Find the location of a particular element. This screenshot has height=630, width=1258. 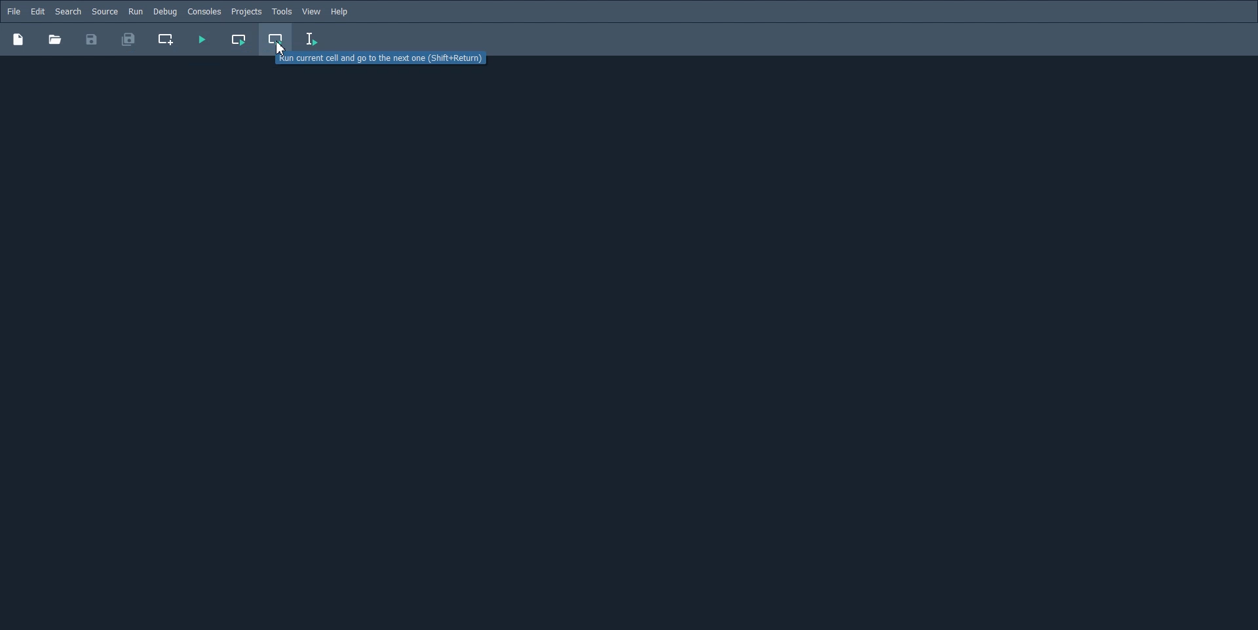

Run current cell and go to the nexxt one is located at coordinates (382, 58).